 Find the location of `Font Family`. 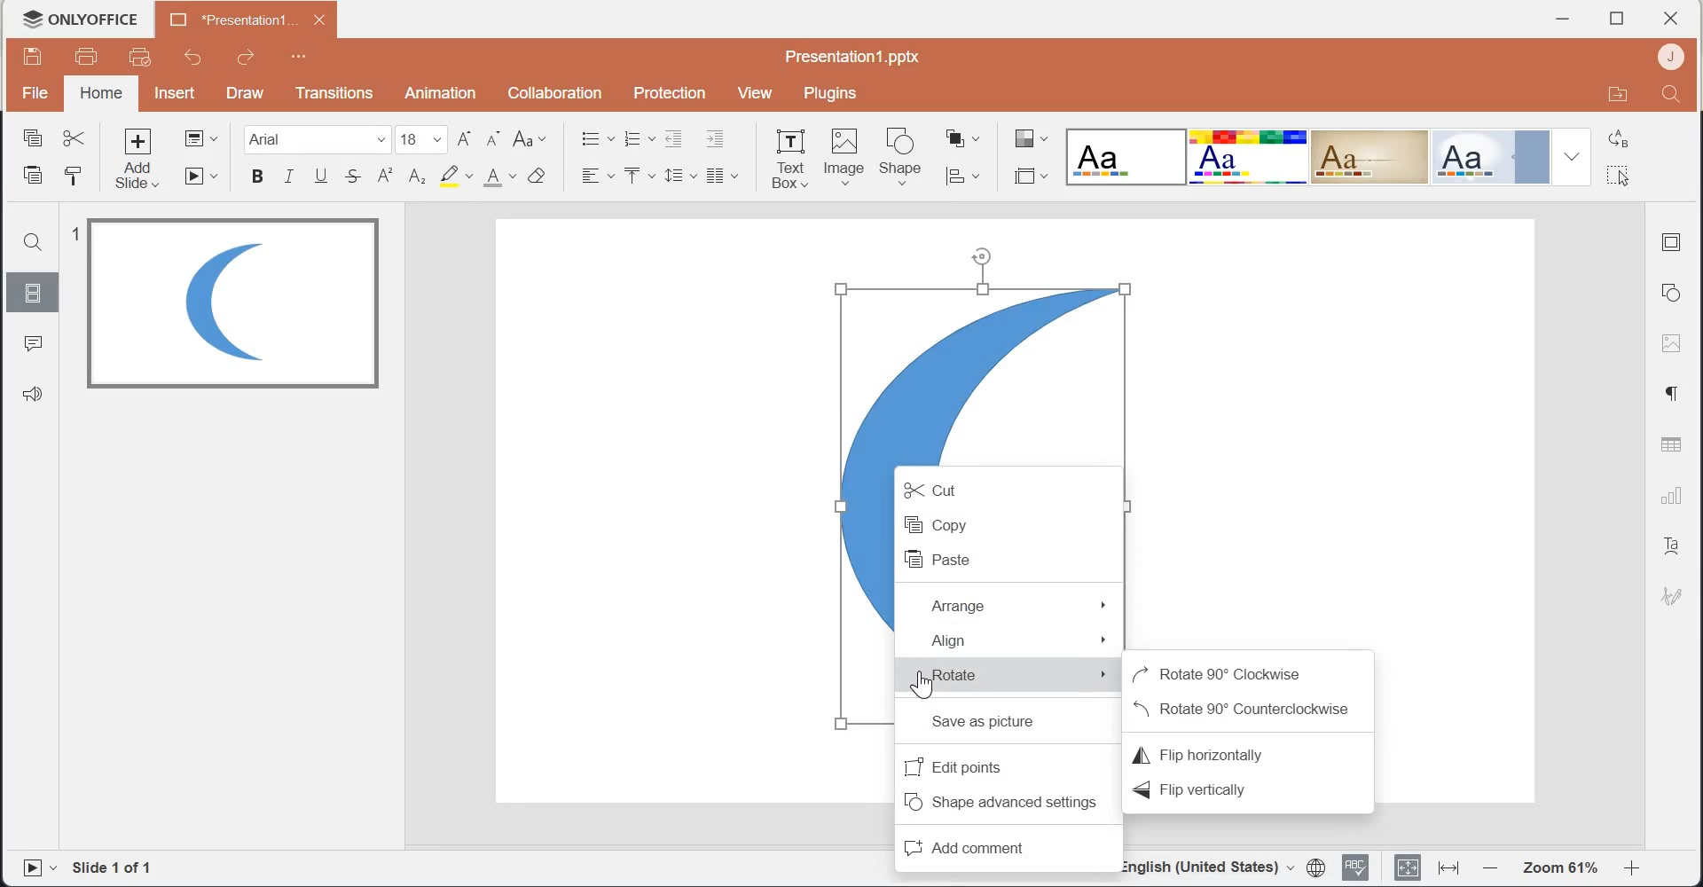

Font Family is located at coordinates (319, 139).